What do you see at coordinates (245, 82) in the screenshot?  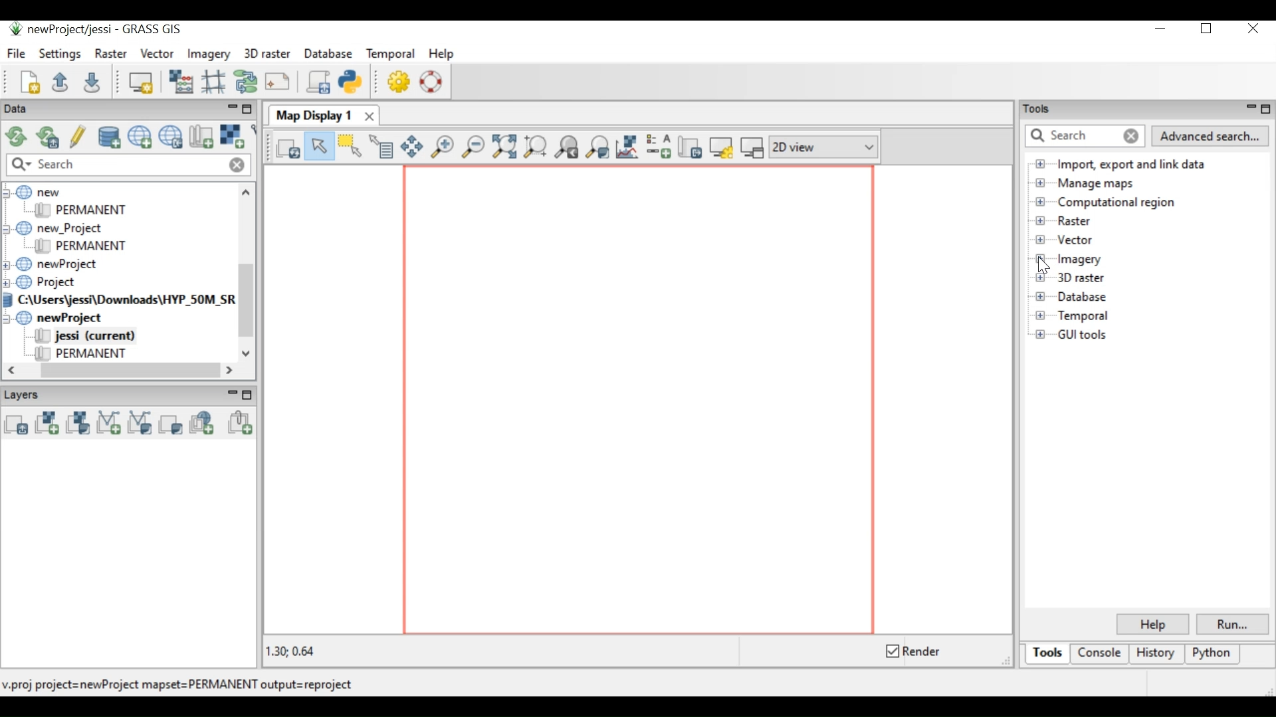 I see `Graphical Modeler` at bounding box center [245, 82].